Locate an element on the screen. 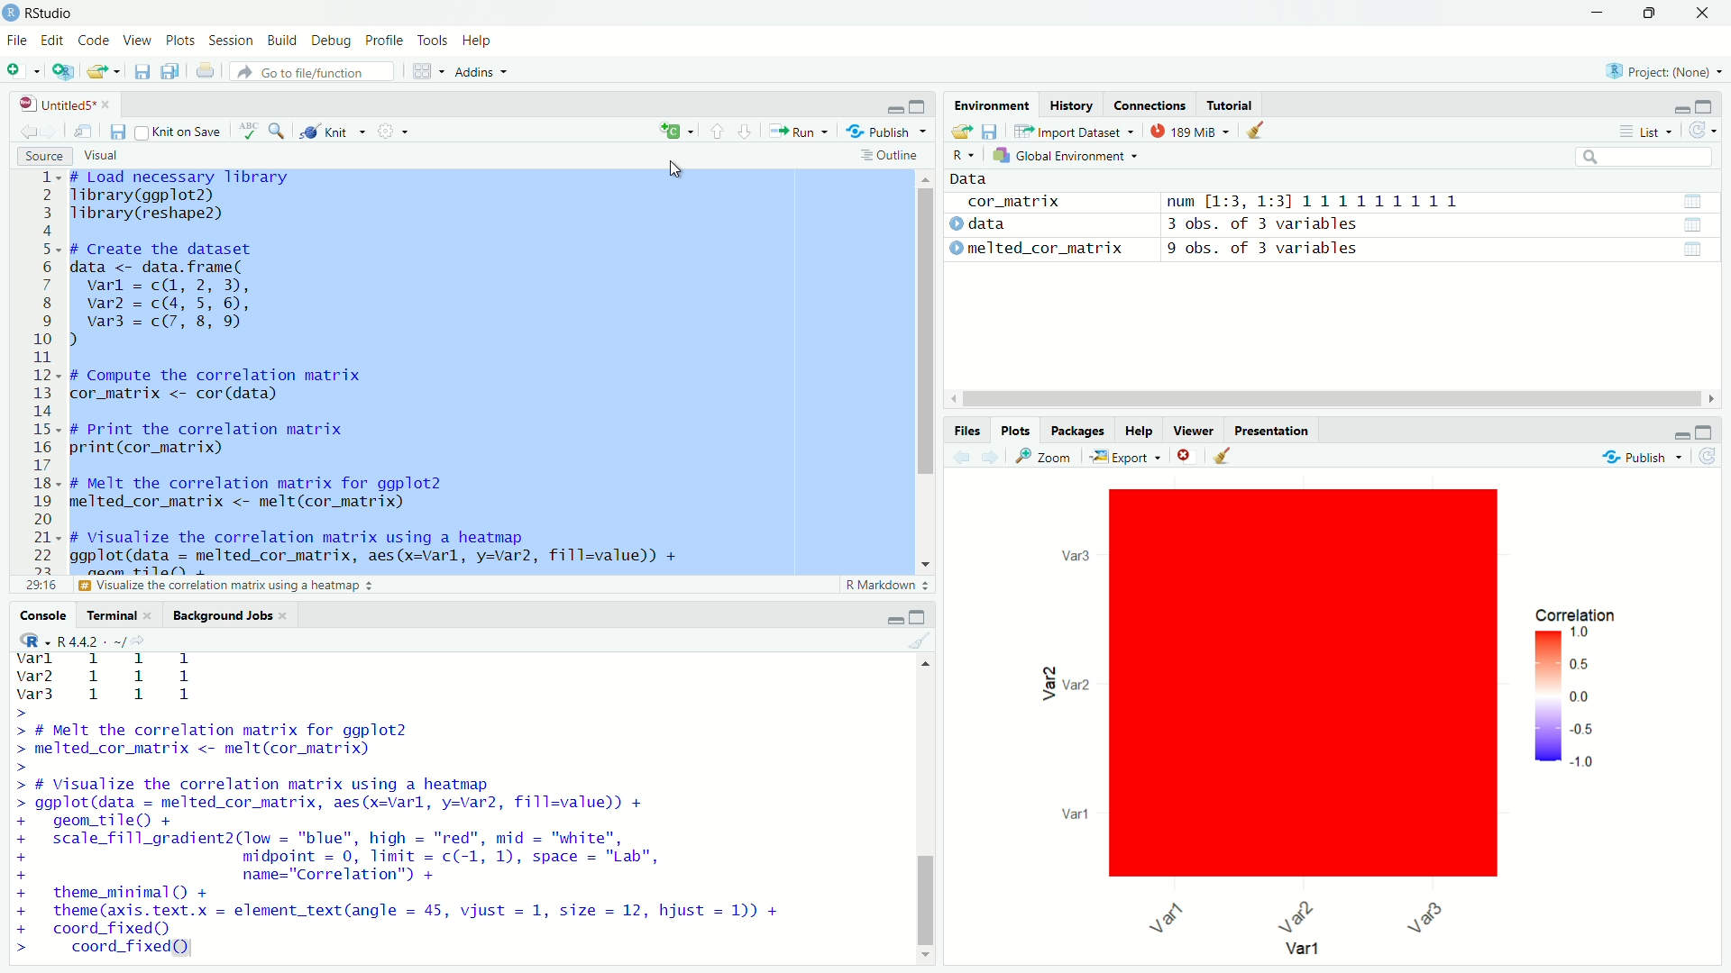 This screenshot has width=1731, height=973. tutorial is located at coordinates (1232, 104).